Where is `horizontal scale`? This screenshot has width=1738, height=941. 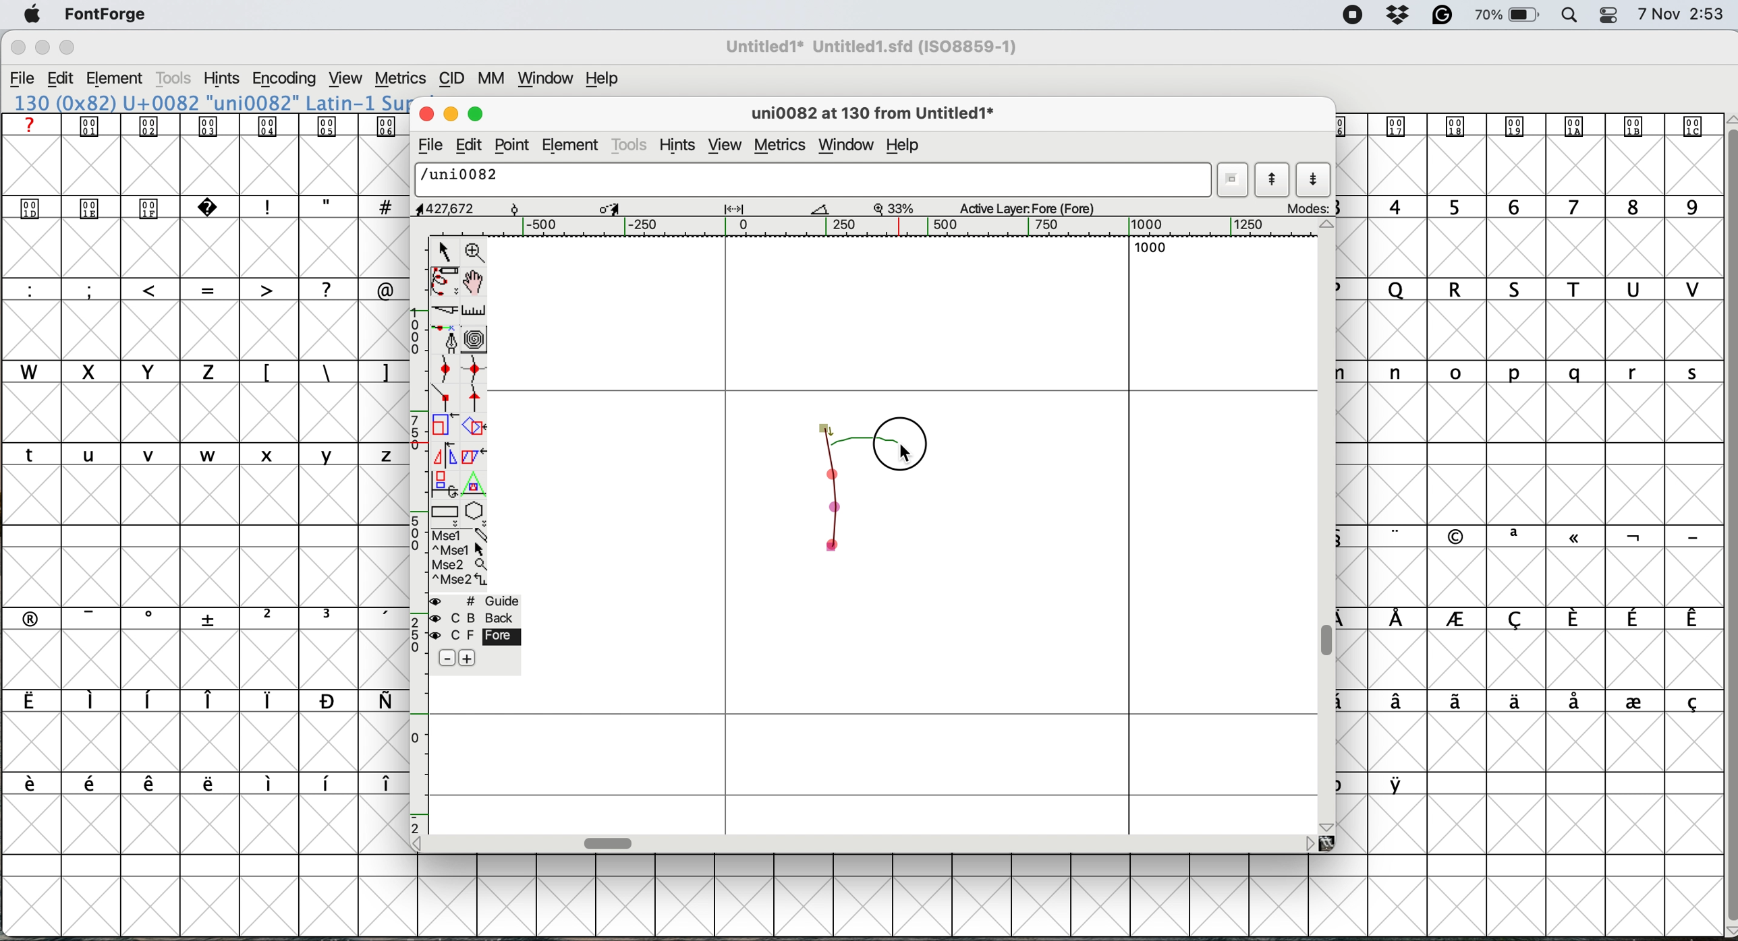
horizontal scale is located at coordinates (901, 227).